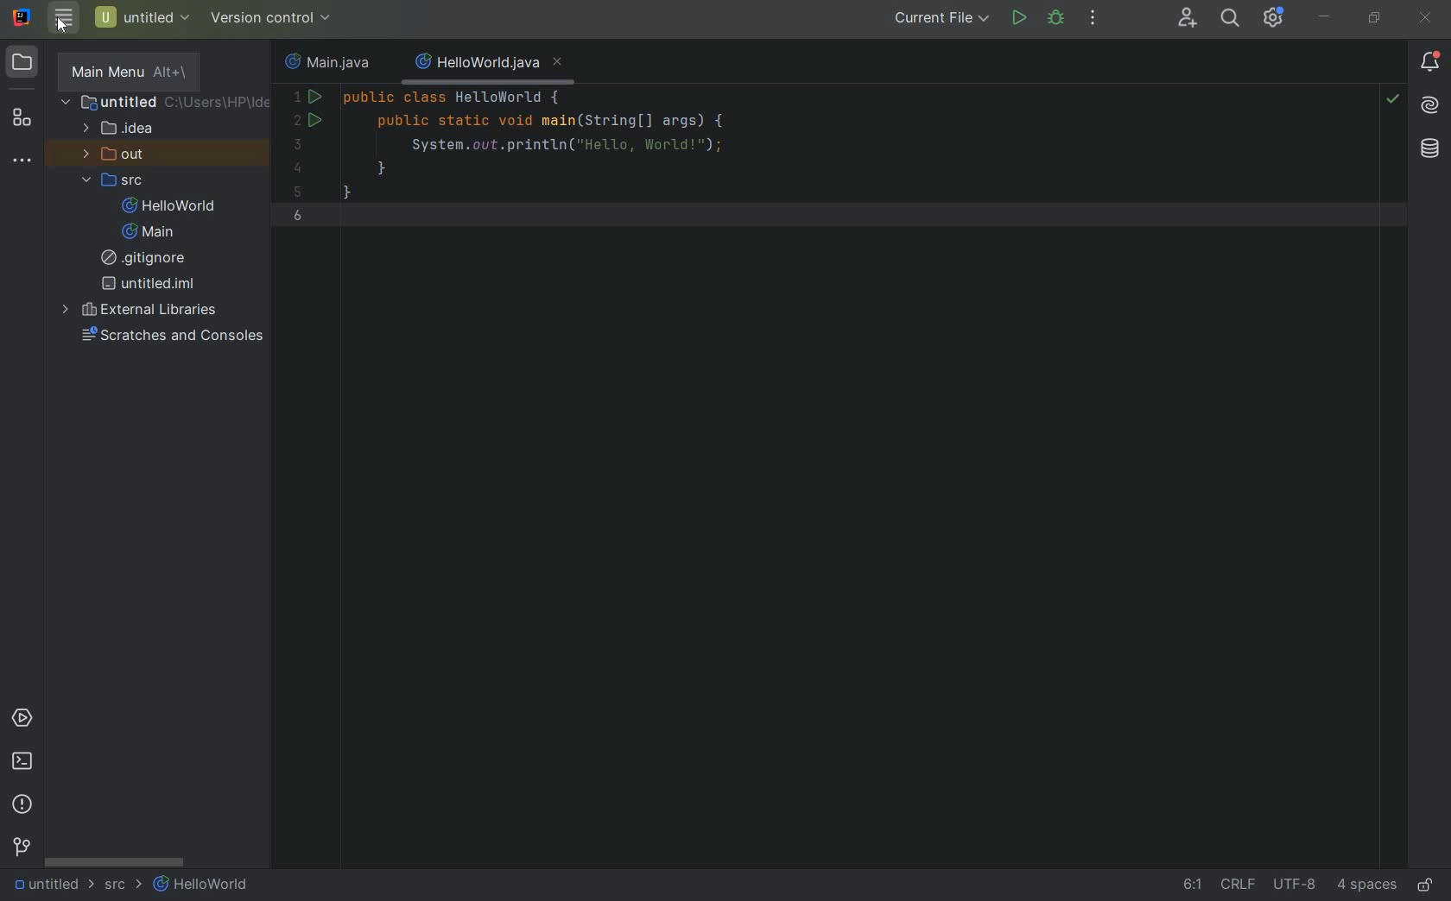 This screenshot has height=901, width=1451. What do you see at coordinates (941, 20) in the screenshot?
I see `CURRENT FILE` at bounding box center [941, 20].